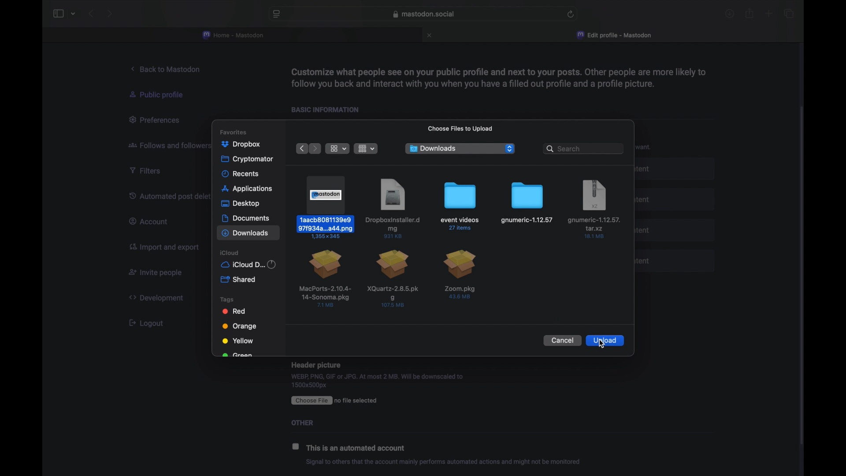 The image size is (846, 476). What do you see at coordinates (240, 326) in the screenshot?
I see `Orange` at bounding box center [240, 326].